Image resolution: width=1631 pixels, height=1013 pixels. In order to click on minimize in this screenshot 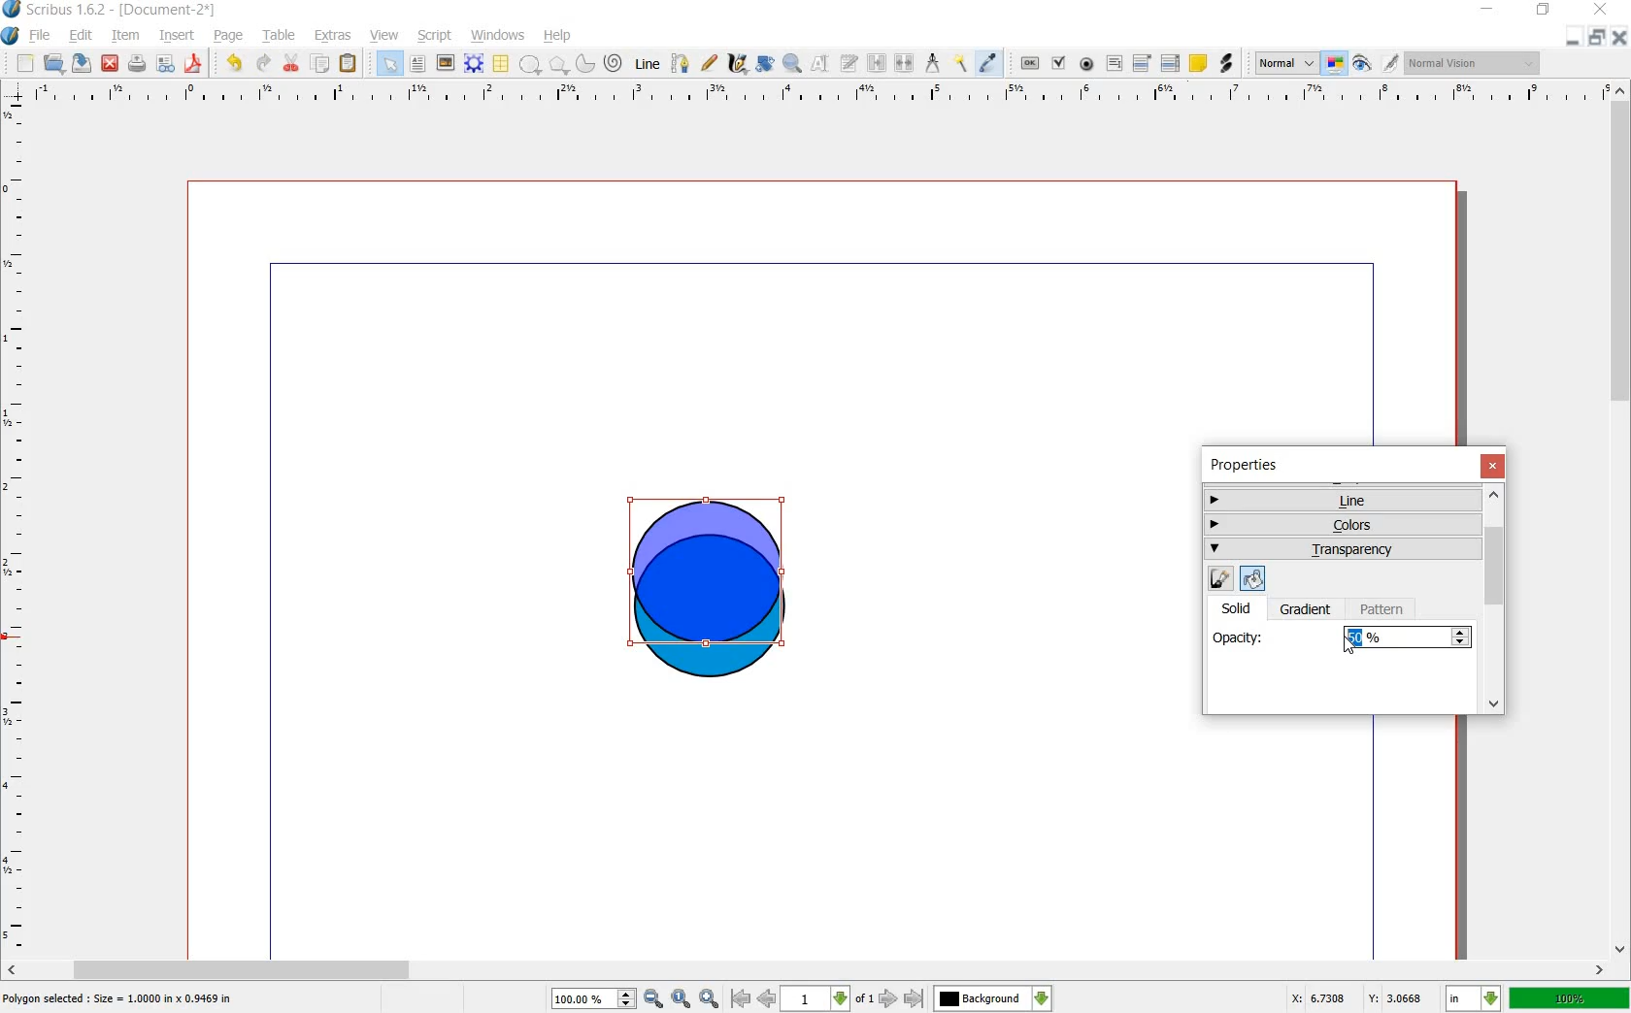, I will do `click(1572, 39)`.